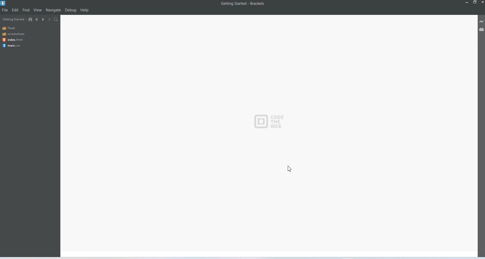 Image resolution: width=485 pixels, height=259 pixels. I want to click on Live preview, so click(482, 21).